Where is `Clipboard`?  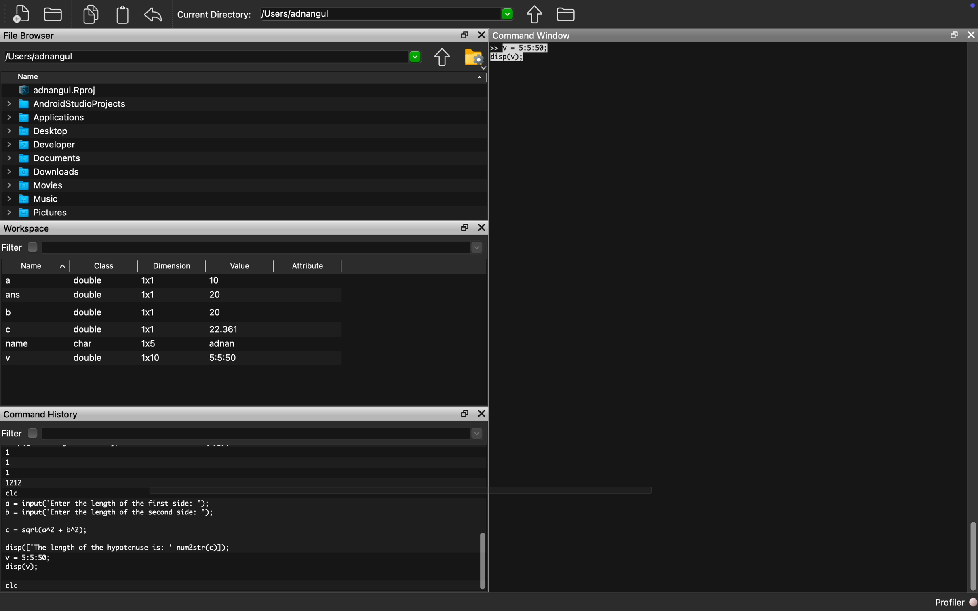 Clipboard is located at coordinates (122, 15).